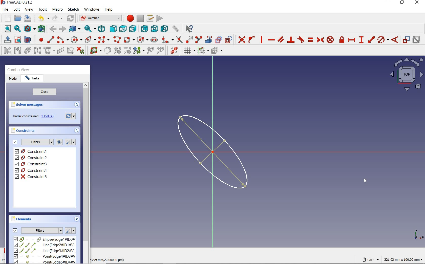 This screenshot has height=264, width=425. Describe the element at coordinates (63, 39) in the screenshot. I see `create arc` at that location.